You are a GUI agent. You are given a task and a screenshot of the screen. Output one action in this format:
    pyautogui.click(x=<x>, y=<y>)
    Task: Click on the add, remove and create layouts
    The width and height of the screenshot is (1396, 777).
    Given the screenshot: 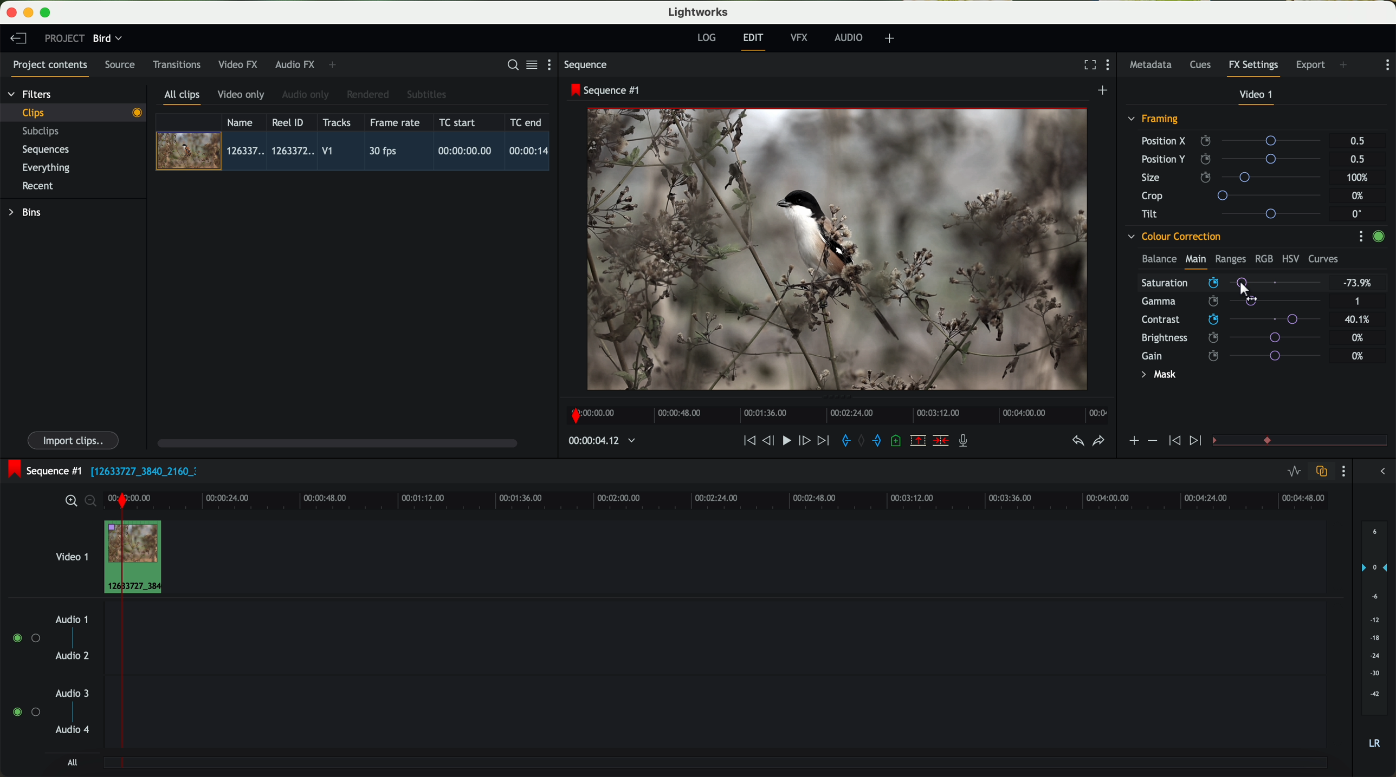 What is the action you would take?
    pyautogui.click(x=891, y=38)
    